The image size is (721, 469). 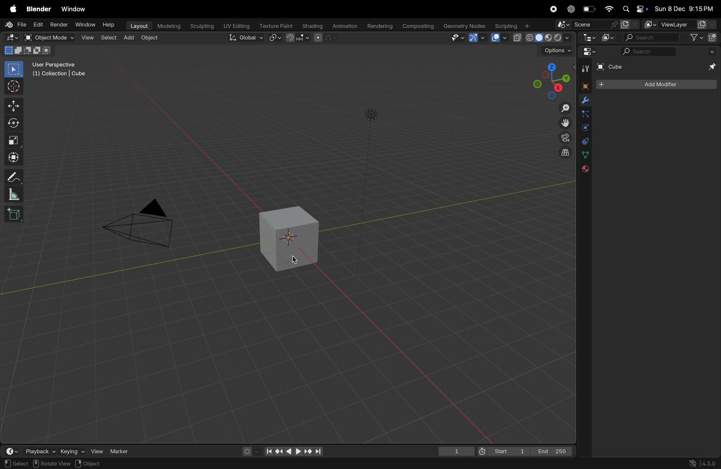 I want to click on keying, so click(x=71, y=451).